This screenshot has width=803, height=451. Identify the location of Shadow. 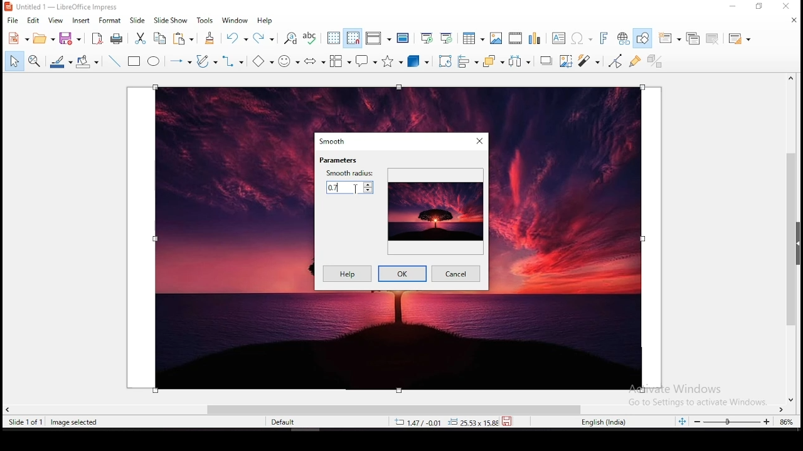
(546, 61).